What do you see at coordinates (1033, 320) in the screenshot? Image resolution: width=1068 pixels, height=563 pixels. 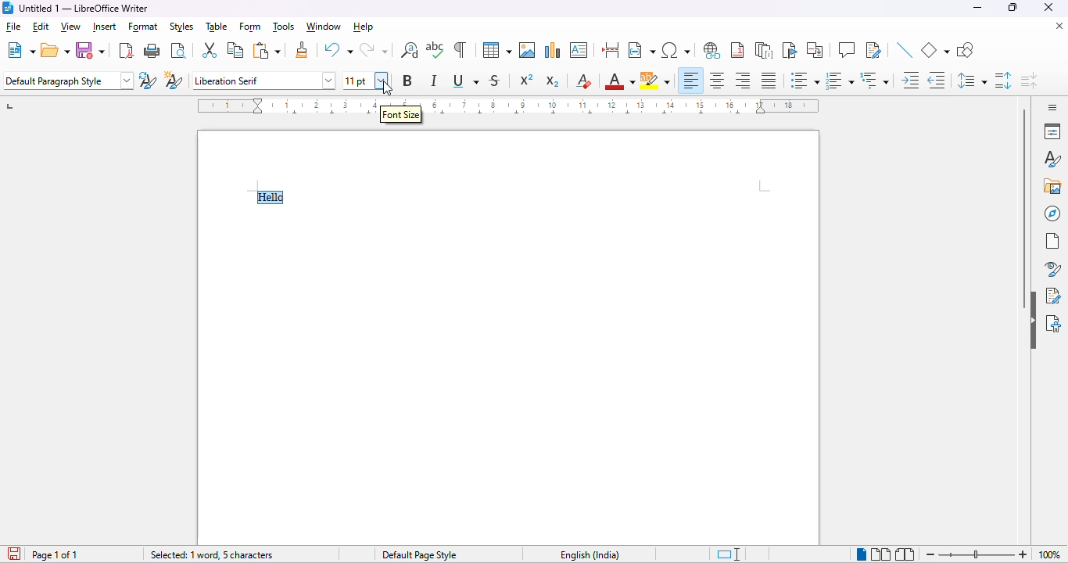 I see `hide` at bounding box center [1033, 320].